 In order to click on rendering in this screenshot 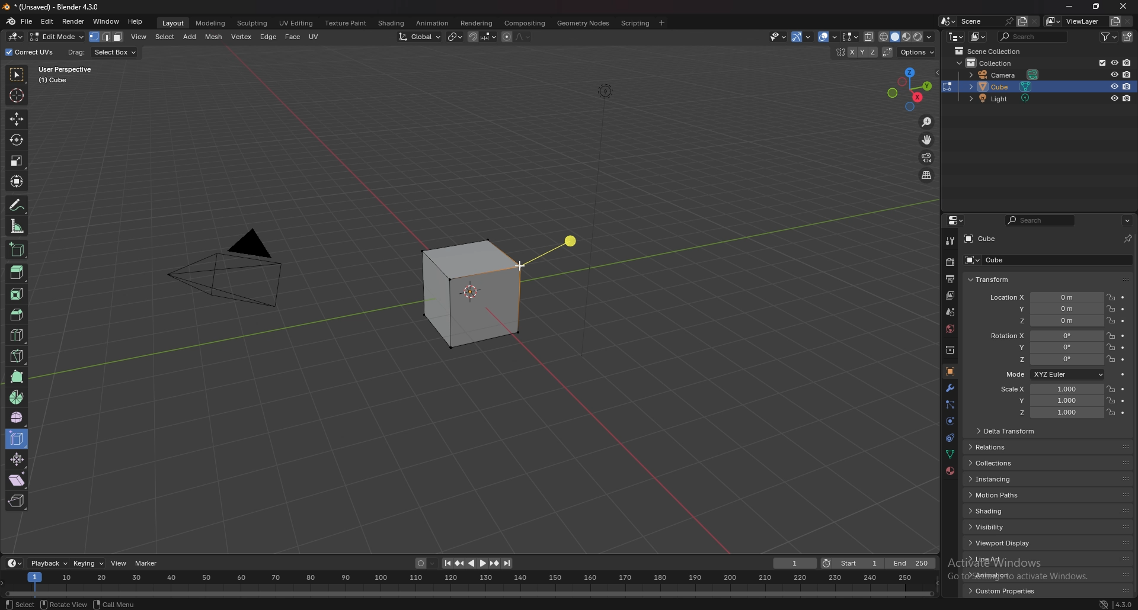, I will do `click(477, 23)`.